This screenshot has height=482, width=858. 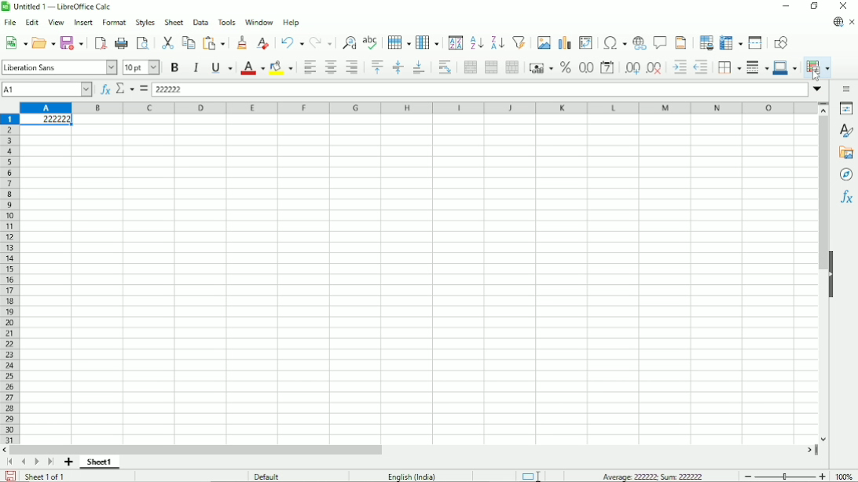 I want to click on Row, so click(x=398, y=41).